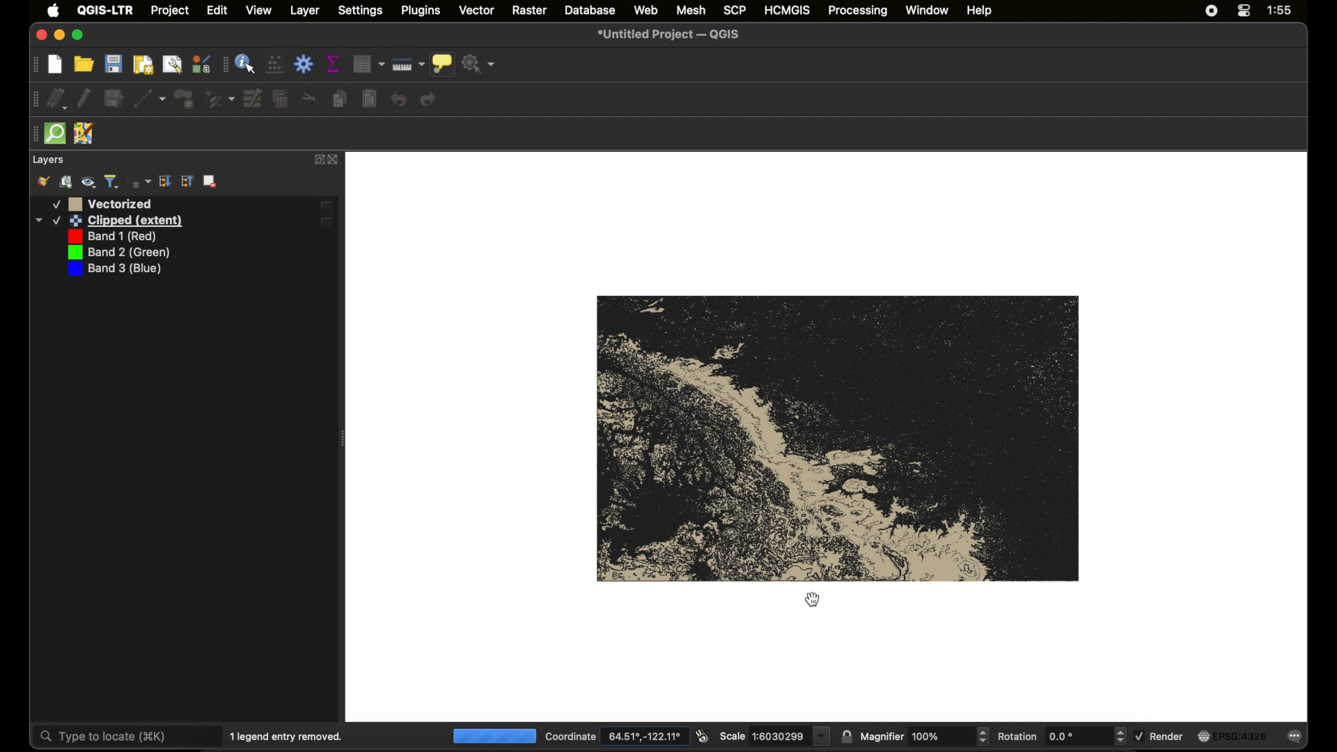 This screenshot has height=752, width=1337. I want to click on 1 legend entry removed, so click(289, 737).